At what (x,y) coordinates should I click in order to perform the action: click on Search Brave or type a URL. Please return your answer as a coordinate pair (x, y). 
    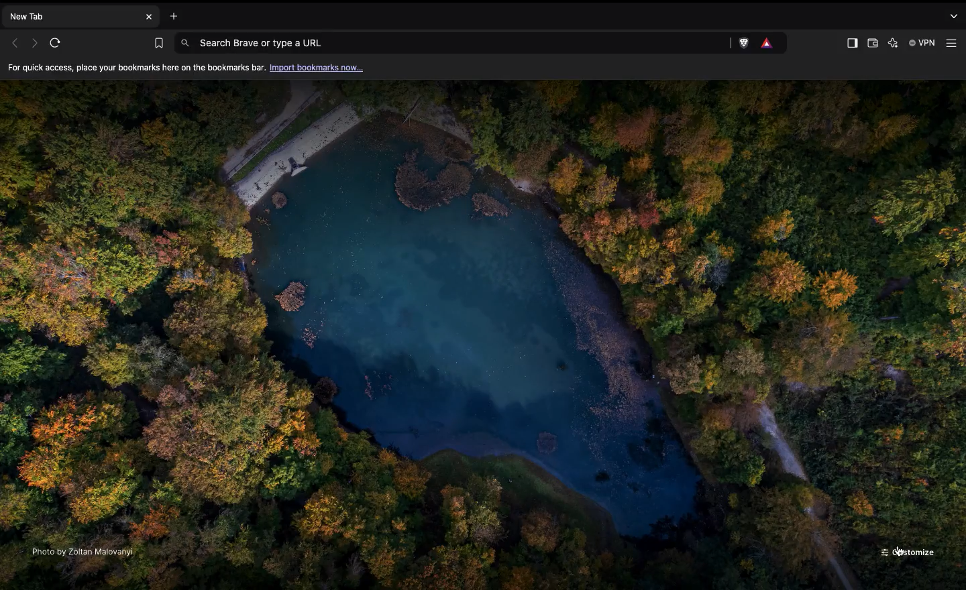
    Looking at the image, I should click on (453, 42).